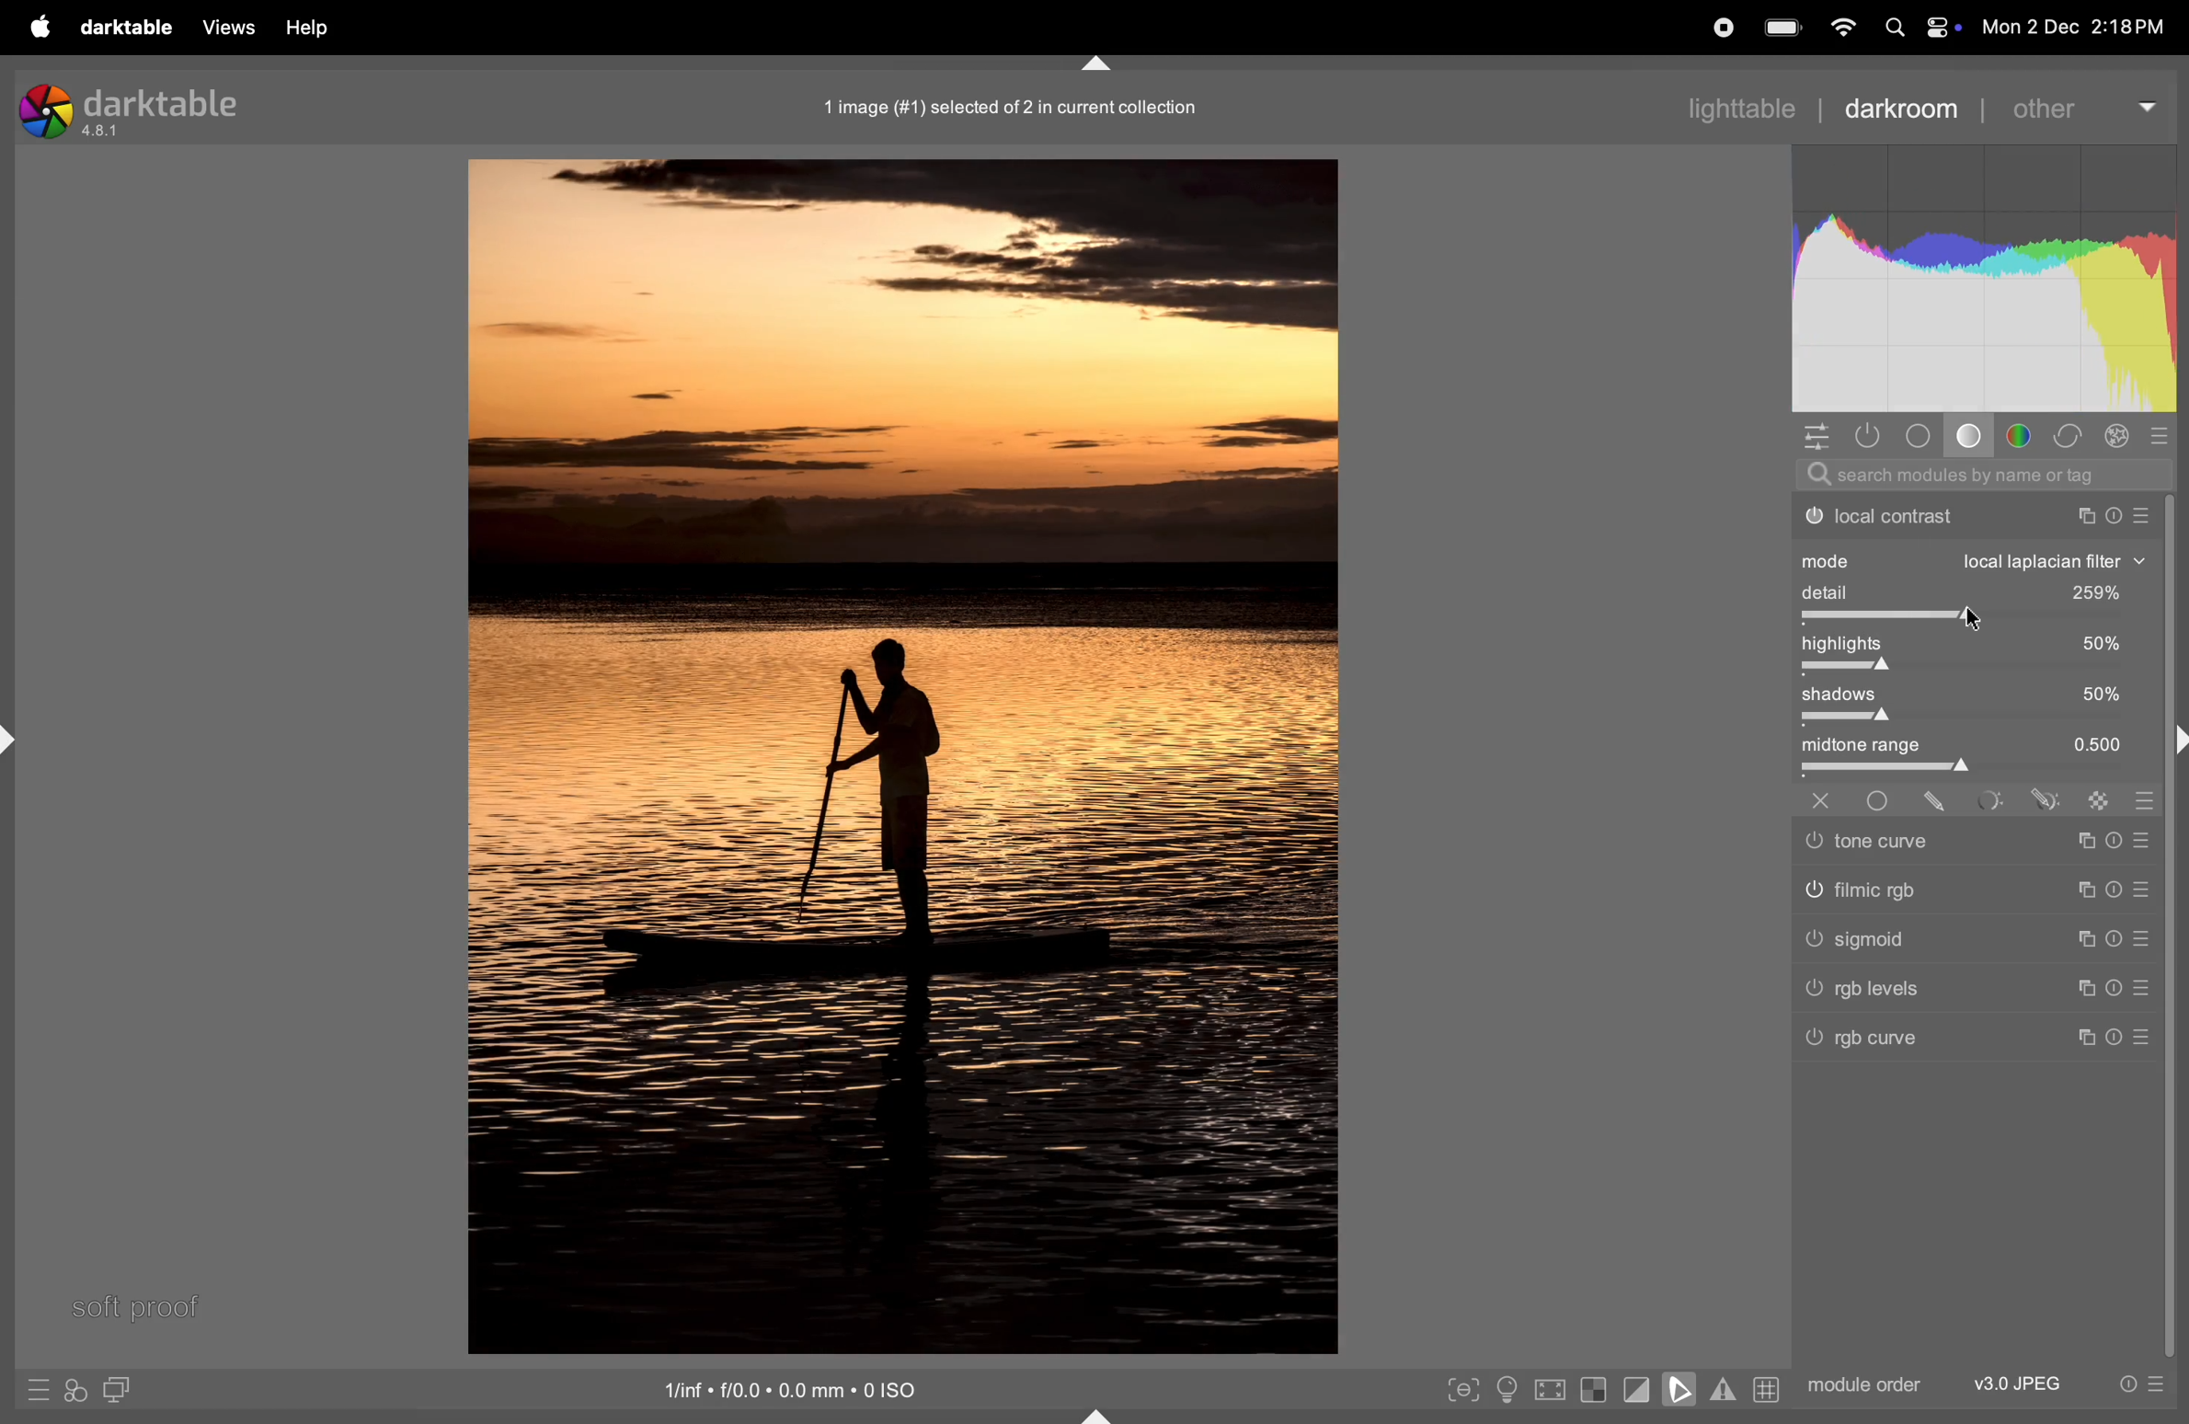  What do you see at coordinates (1884, 799) in the screenshot?
I see `` at bounding box center [1884, 799].